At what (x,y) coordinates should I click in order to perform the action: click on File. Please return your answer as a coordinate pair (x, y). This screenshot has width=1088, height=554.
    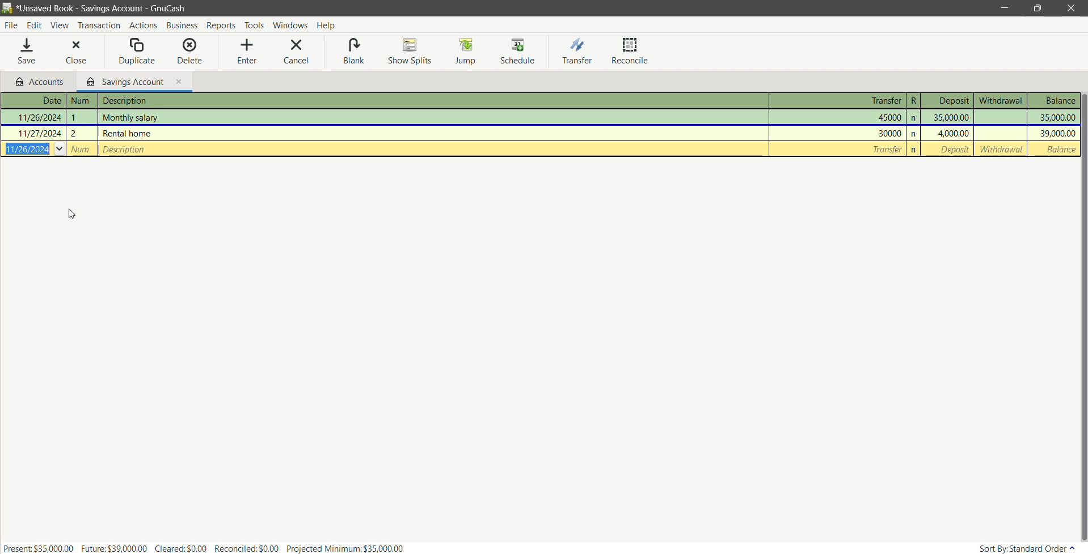
    Looking at the image, I should click on (11, 25).